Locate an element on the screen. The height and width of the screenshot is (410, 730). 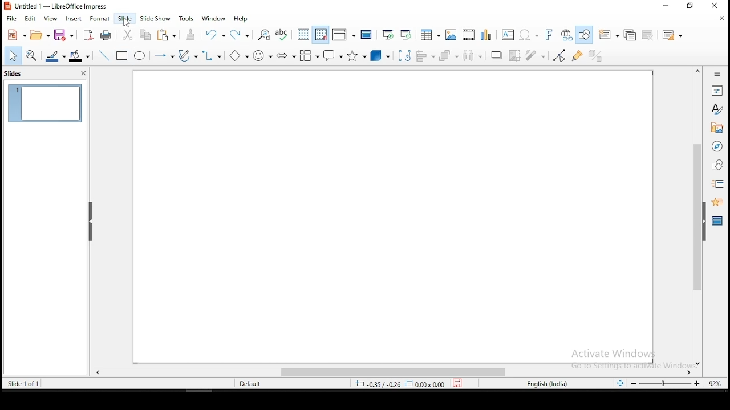
fit to slide is located at coordinates (620, 383).